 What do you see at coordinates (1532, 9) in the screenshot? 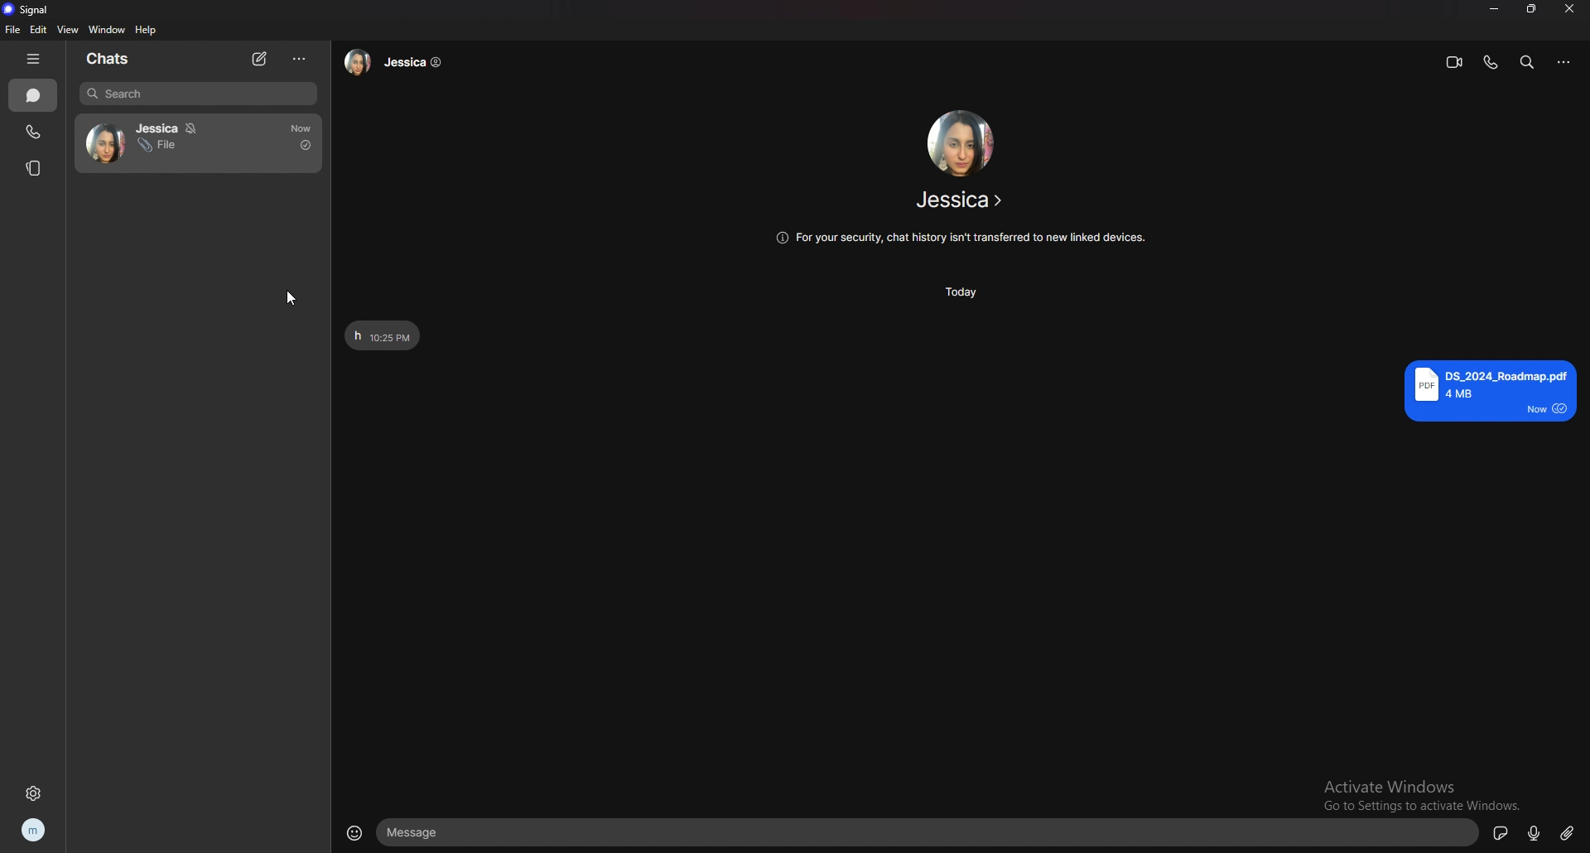
I see `resize` at bounding box center [1532, 9].